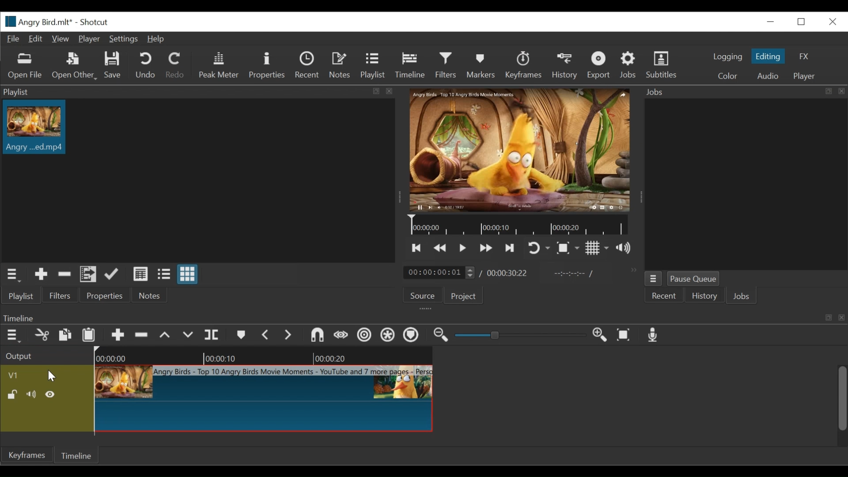 The height and width of the screenshot is (477, 848). What do you see at coordinates (772, 22) in the screenshot?
I see `Close` at bounding box center [772, 22].